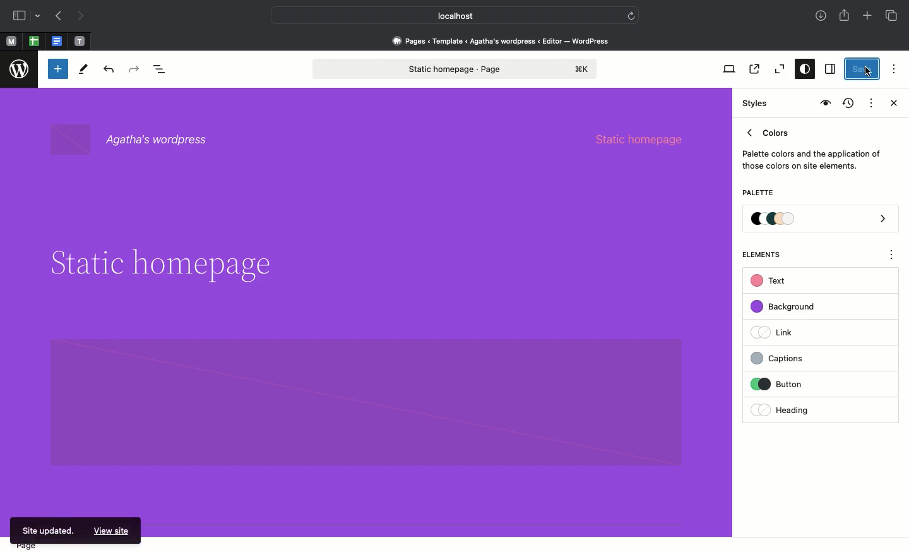  Describe the element at coordinates (20, 69) in the screenshot. I see `wordpress` at that location.